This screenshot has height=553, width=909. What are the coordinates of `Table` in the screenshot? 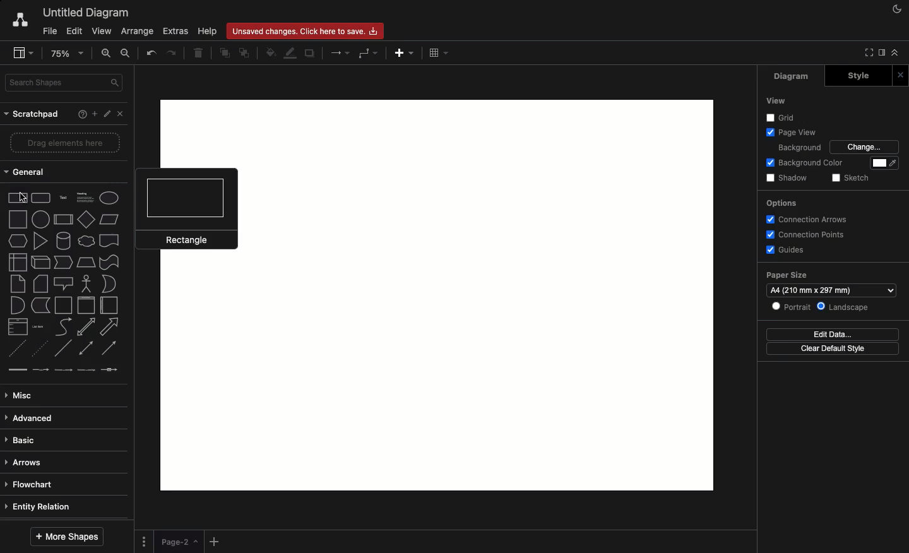 It's located at (441, 54).